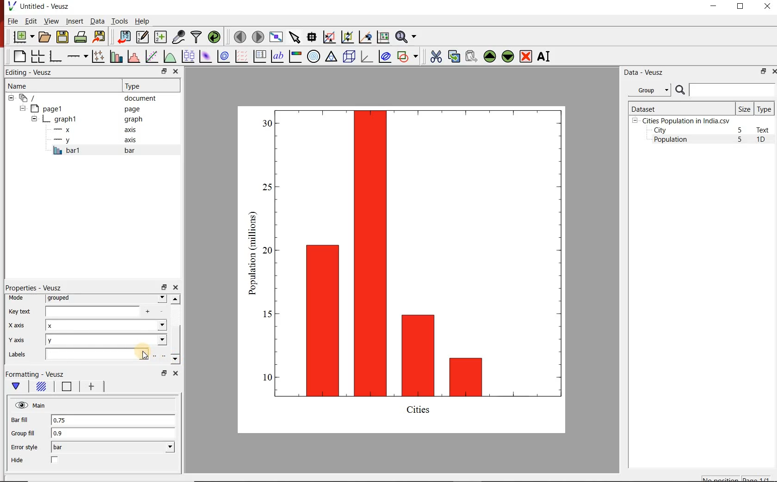 This screenshot has height=482, width=777. What do you see at coordinates (434, 56) in the screenshot?
I see `cut the selected widget` at bounding box center [434, 56].